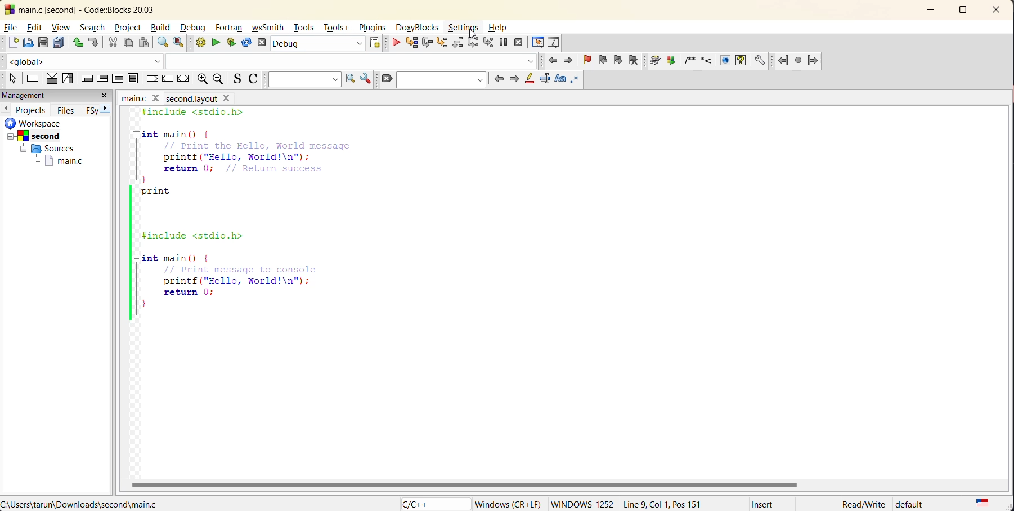 The width and height of the screenshot is (1014, 511). What do you see at coordinates (95, 28) in the screenshot?
I see `search` at bounding box center [95, 28].